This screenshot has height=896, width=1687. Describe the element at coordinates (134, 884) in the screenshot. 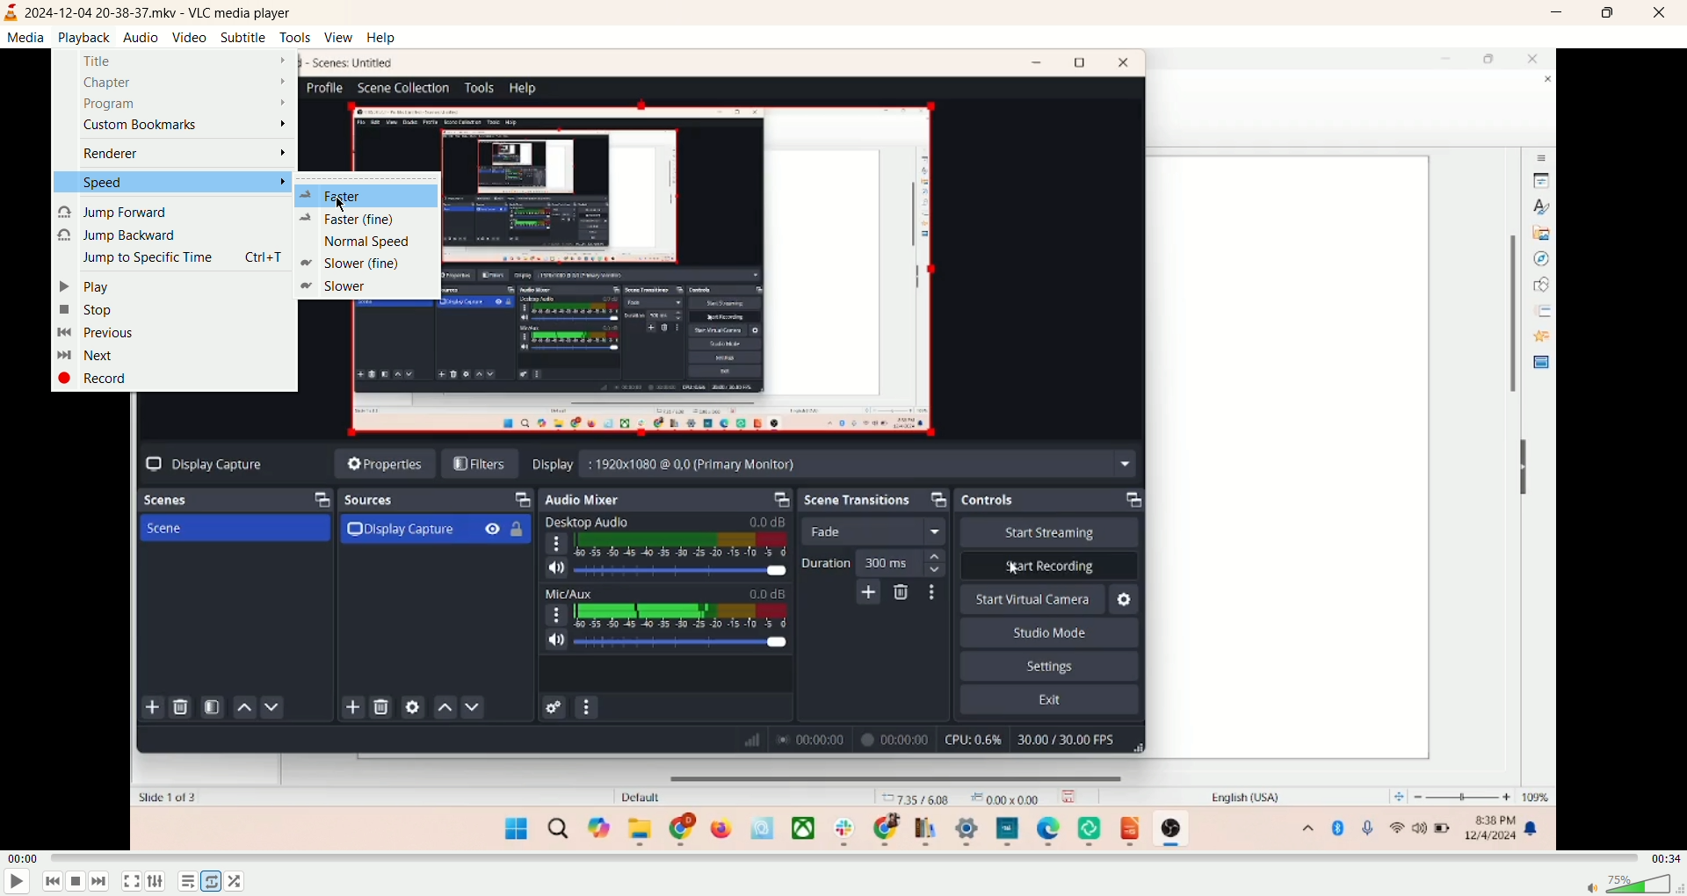

I see `fullscreen` at that location.